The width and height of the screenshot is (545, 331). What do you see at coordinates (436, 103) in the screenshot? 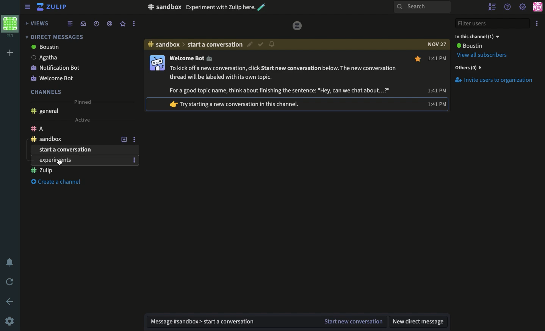
I see `time` at bounding box center [436, 103].